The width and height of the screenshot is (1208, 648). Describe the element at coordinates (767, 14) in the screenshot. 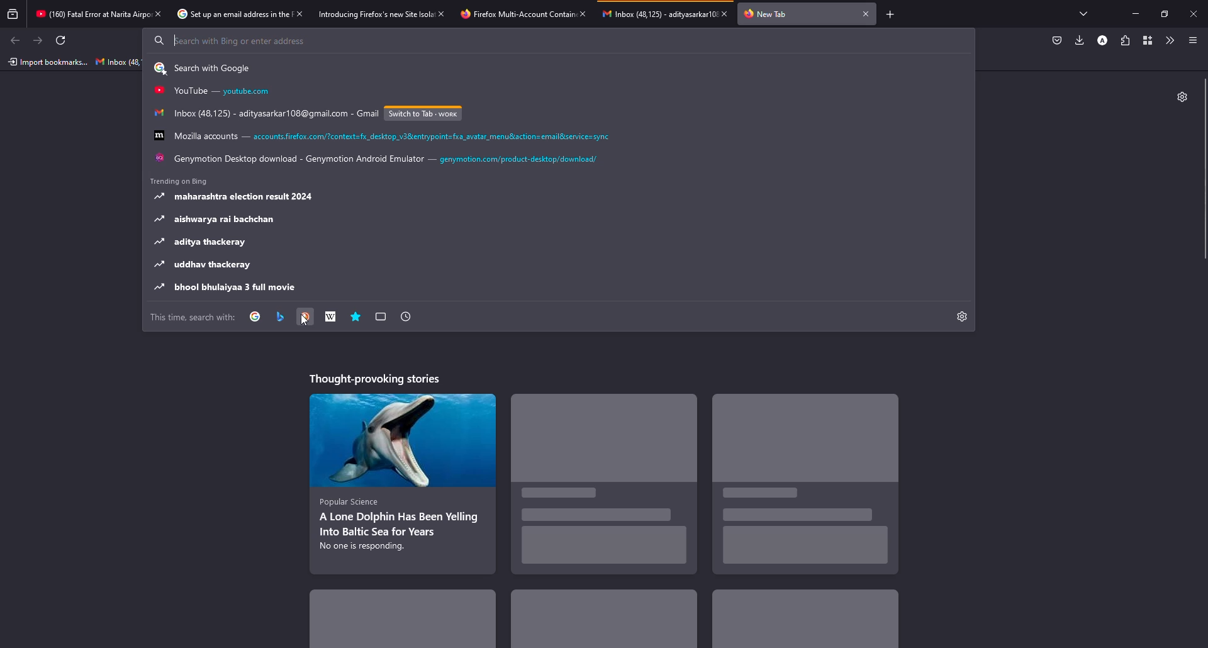

I see `tab` at that location.